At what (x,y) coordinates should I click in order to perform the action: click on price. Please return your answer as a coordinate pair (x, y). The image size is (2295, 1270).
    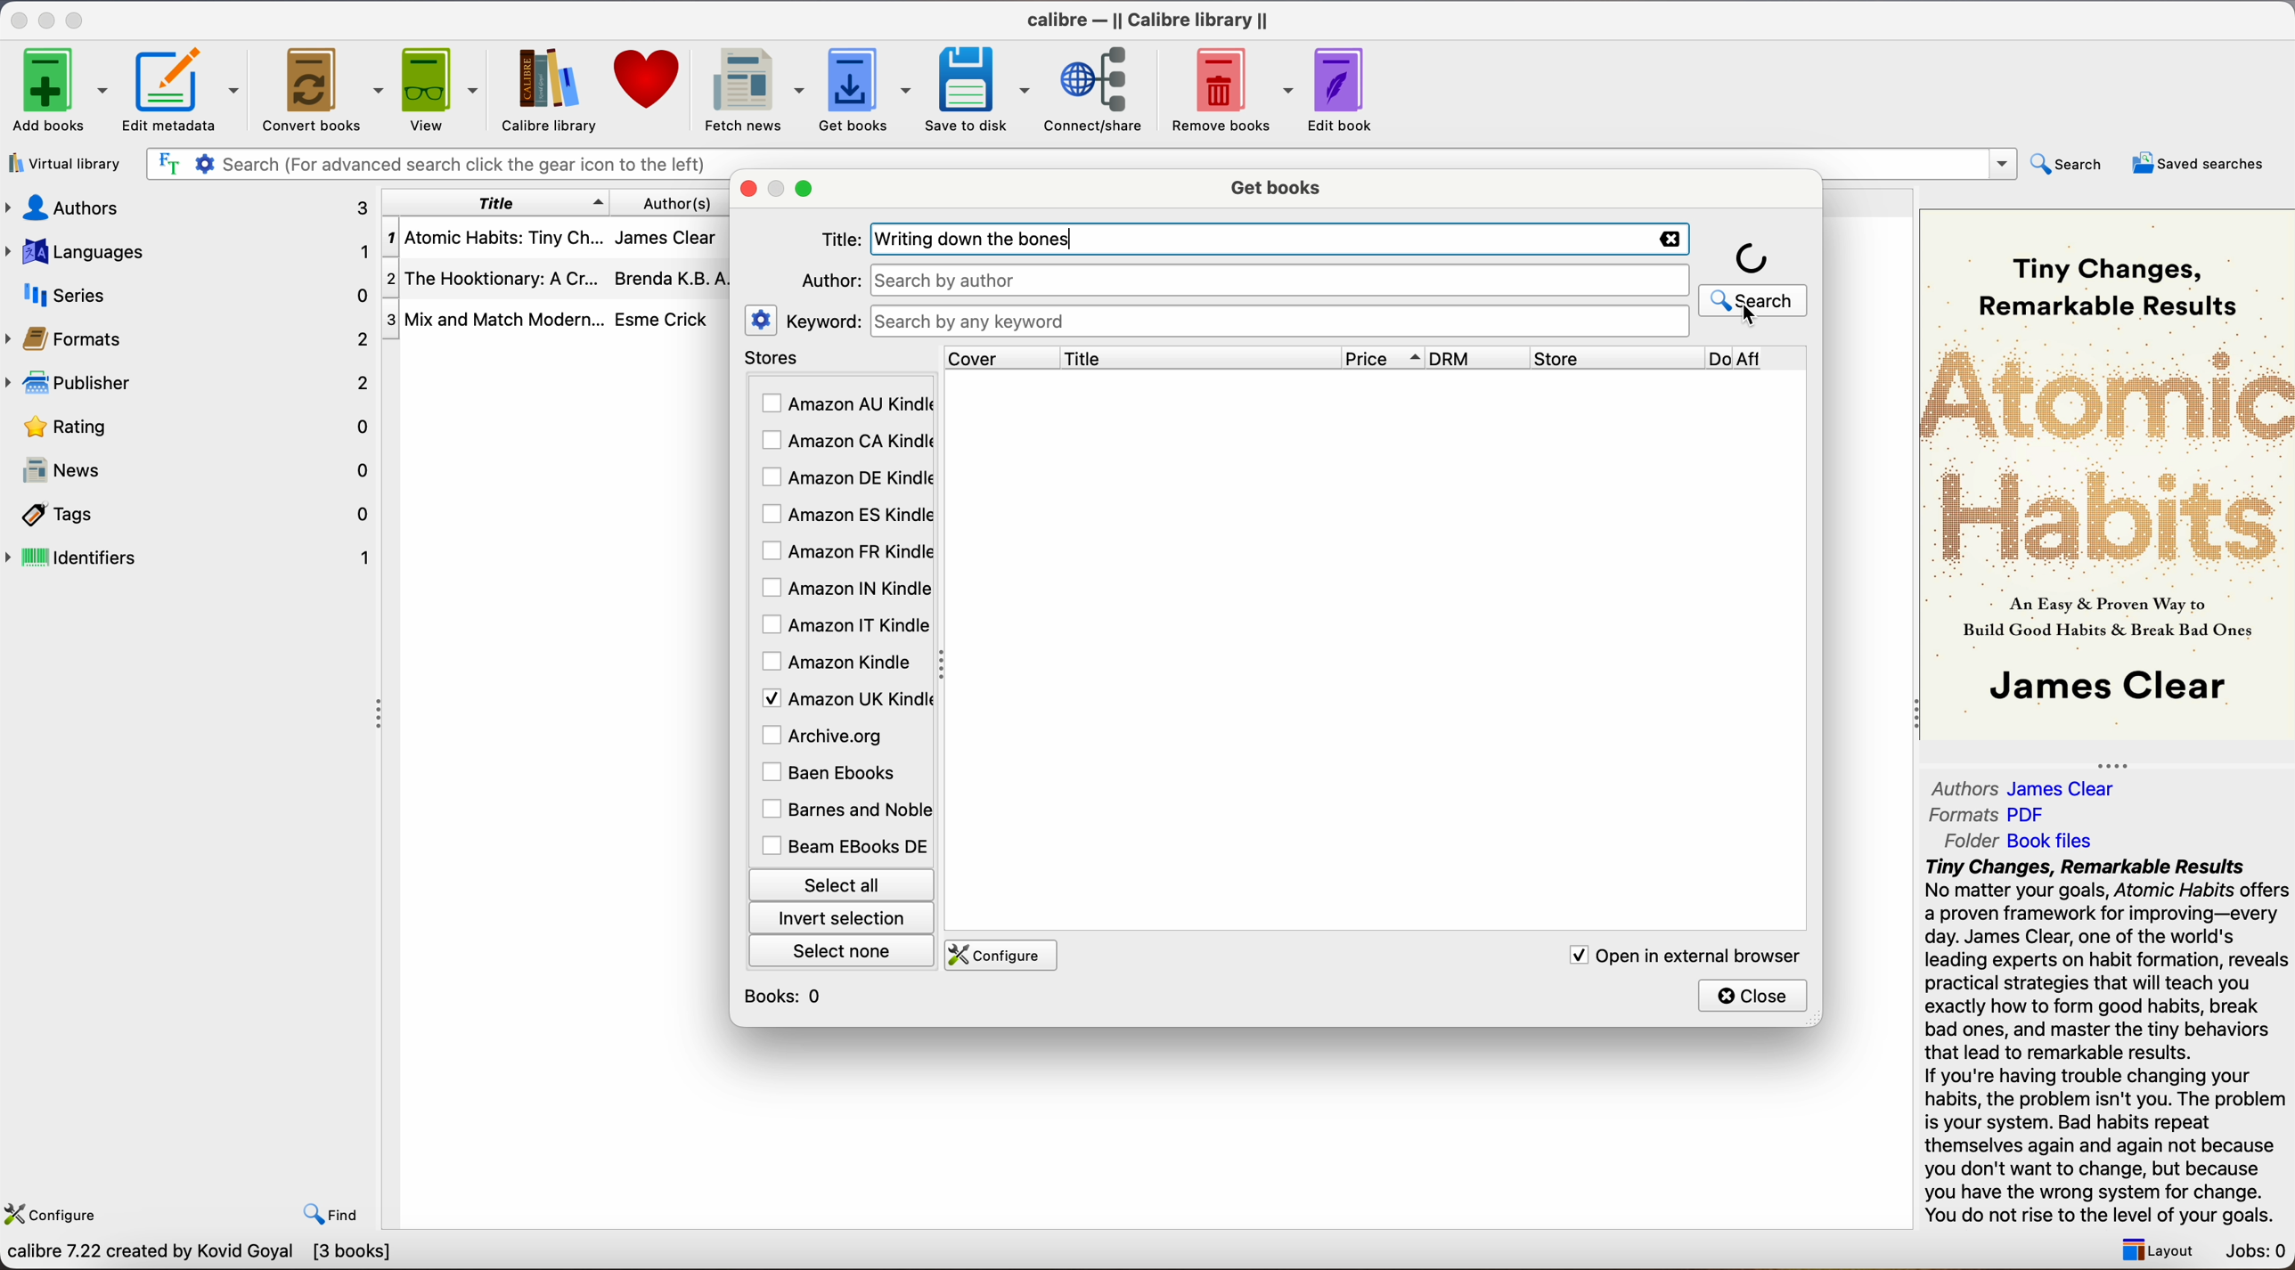
    Looking at the image, I should click on (1384, 358).